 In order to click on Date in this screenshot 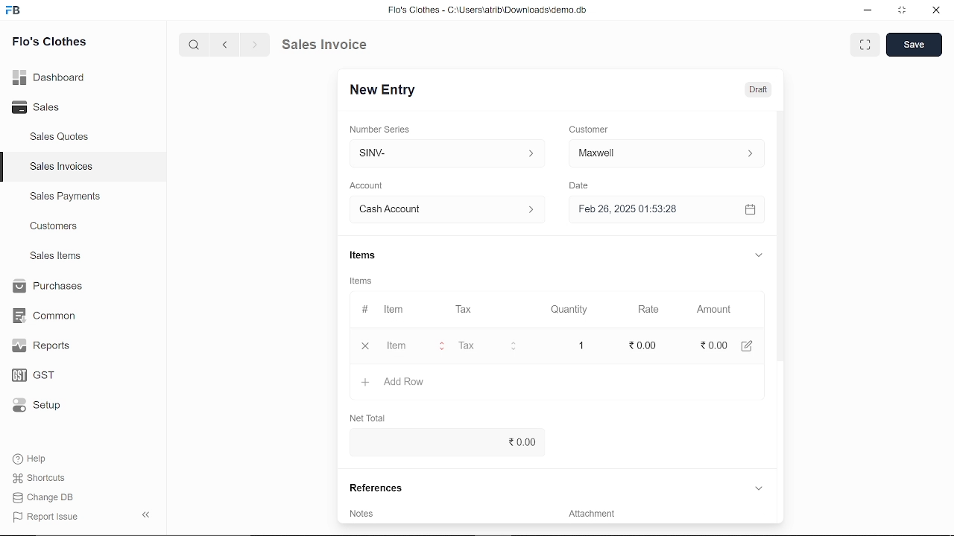, I will do `click(578, 186)`.